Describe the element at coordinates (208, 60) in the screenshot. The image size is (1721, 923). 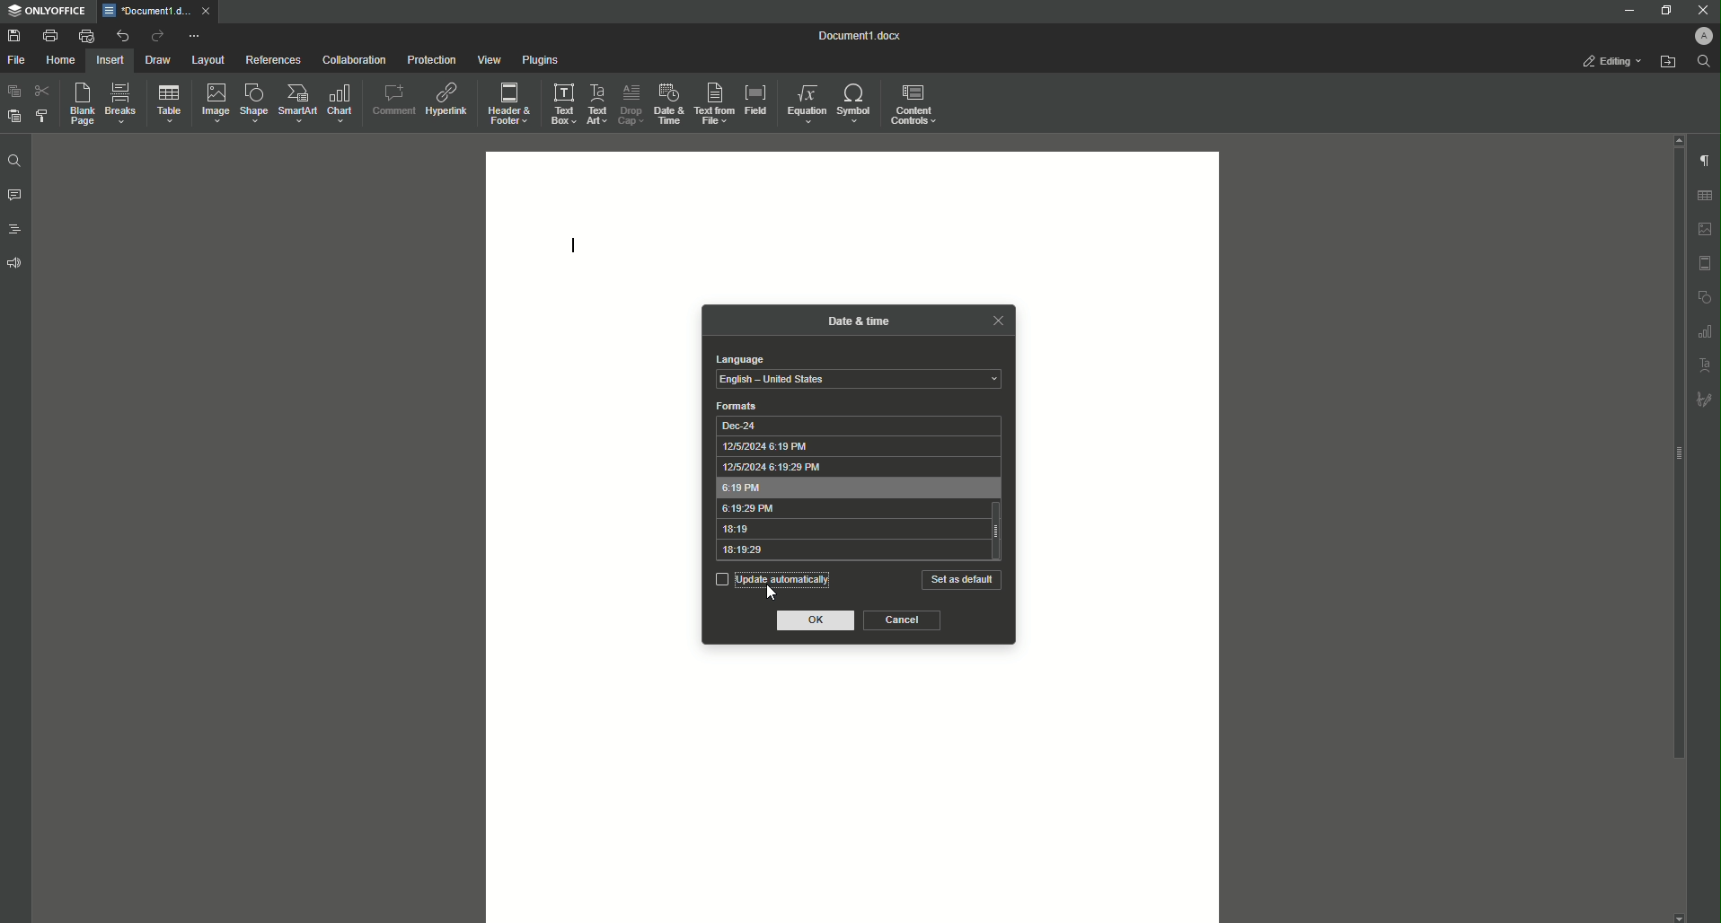
I see `Layout` at that location.